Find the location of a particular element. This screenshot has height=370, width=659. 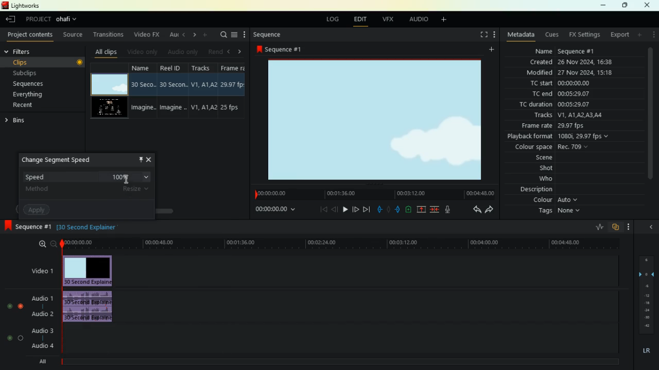

created is located at coordinates (572, 62).